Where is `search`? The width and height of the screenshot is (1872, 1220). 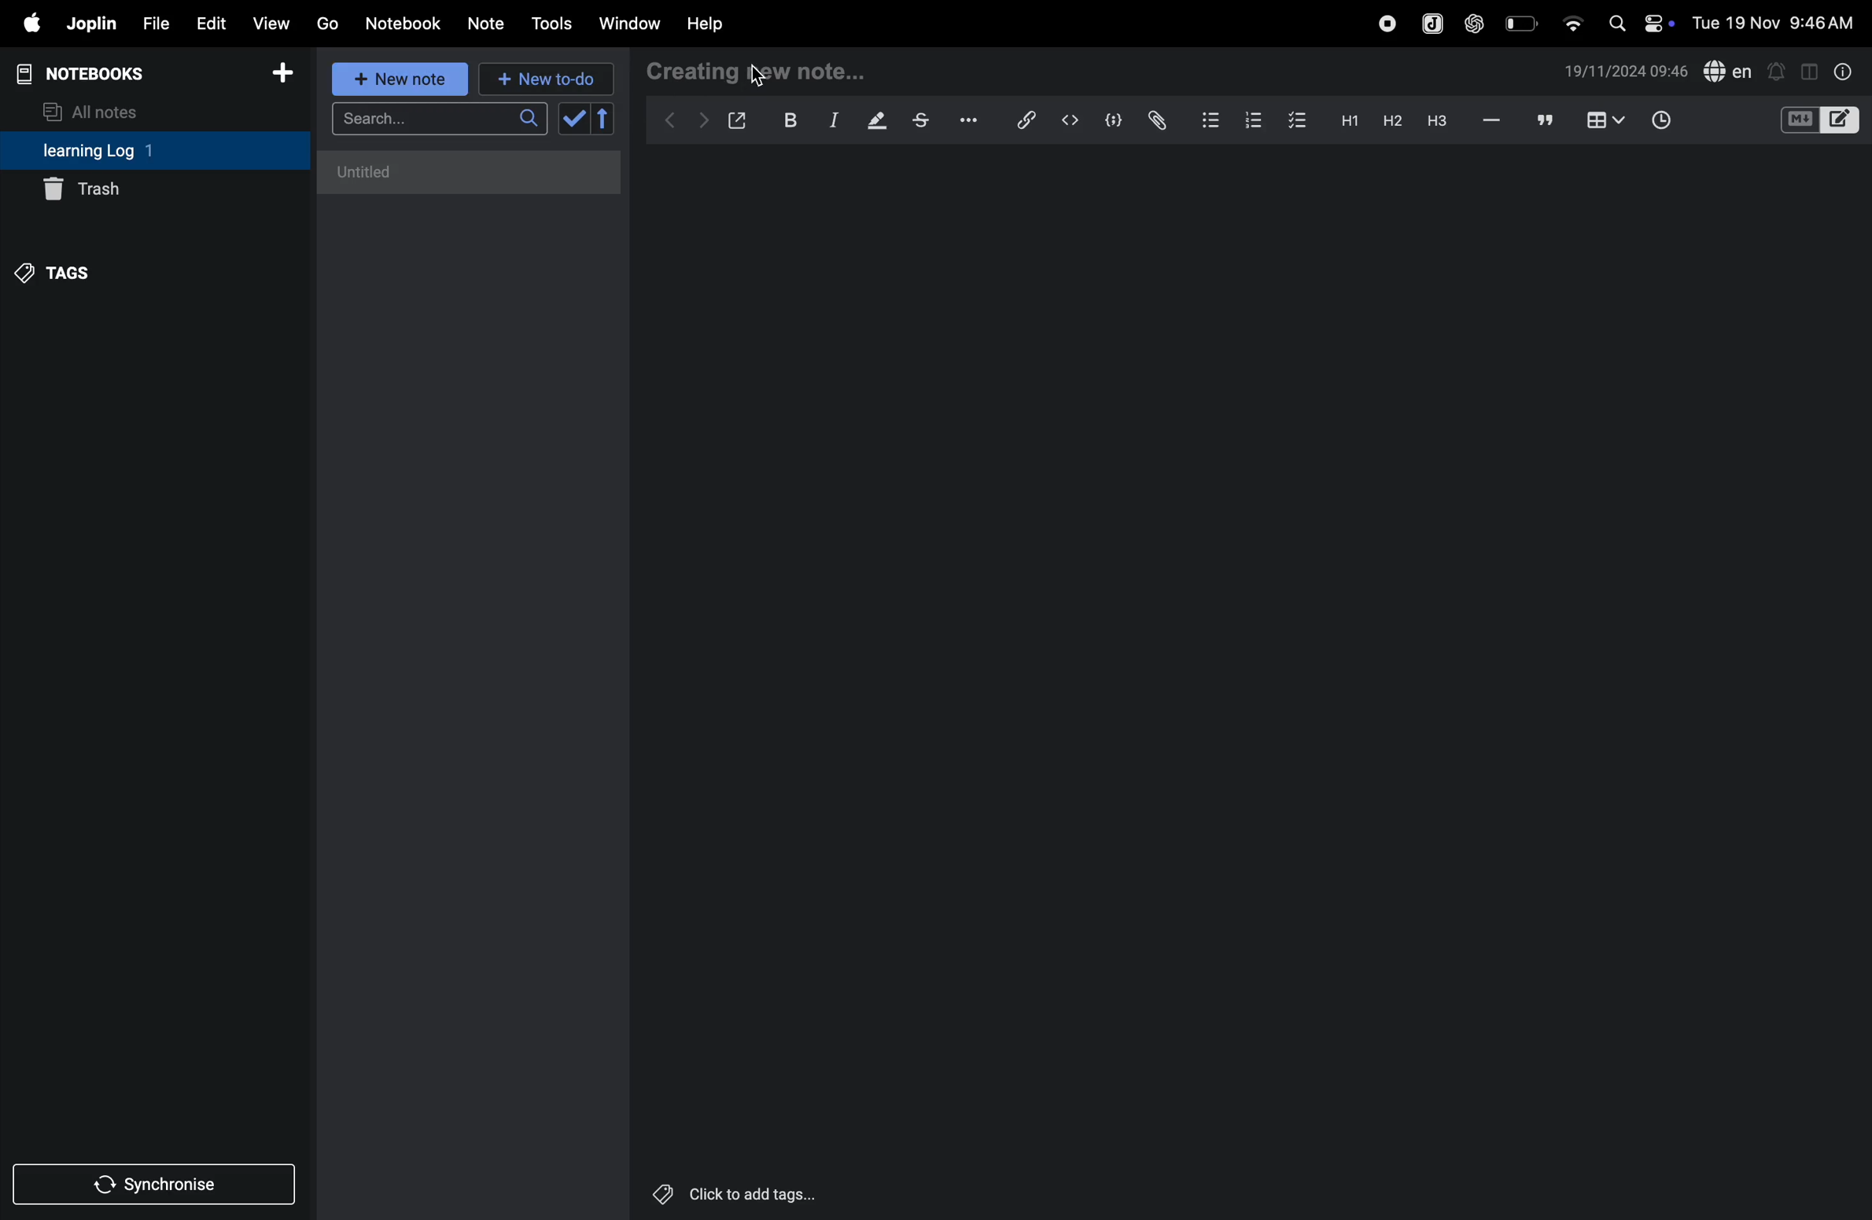
search is located at coordinates (439, 123).